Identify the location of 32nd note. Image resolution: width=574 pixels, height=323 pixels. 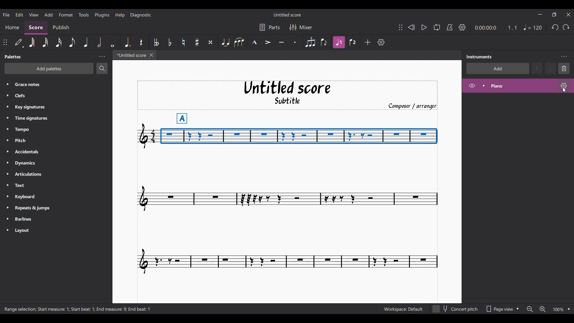
(45, 42).